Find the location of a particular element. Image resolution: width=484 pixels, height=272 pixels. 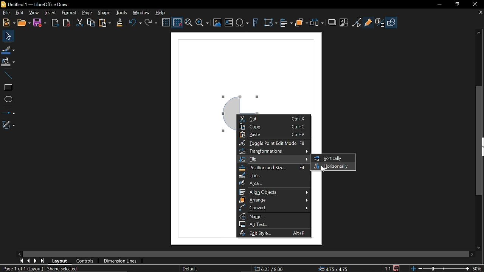

Objects is located at coordinates (301, 23).